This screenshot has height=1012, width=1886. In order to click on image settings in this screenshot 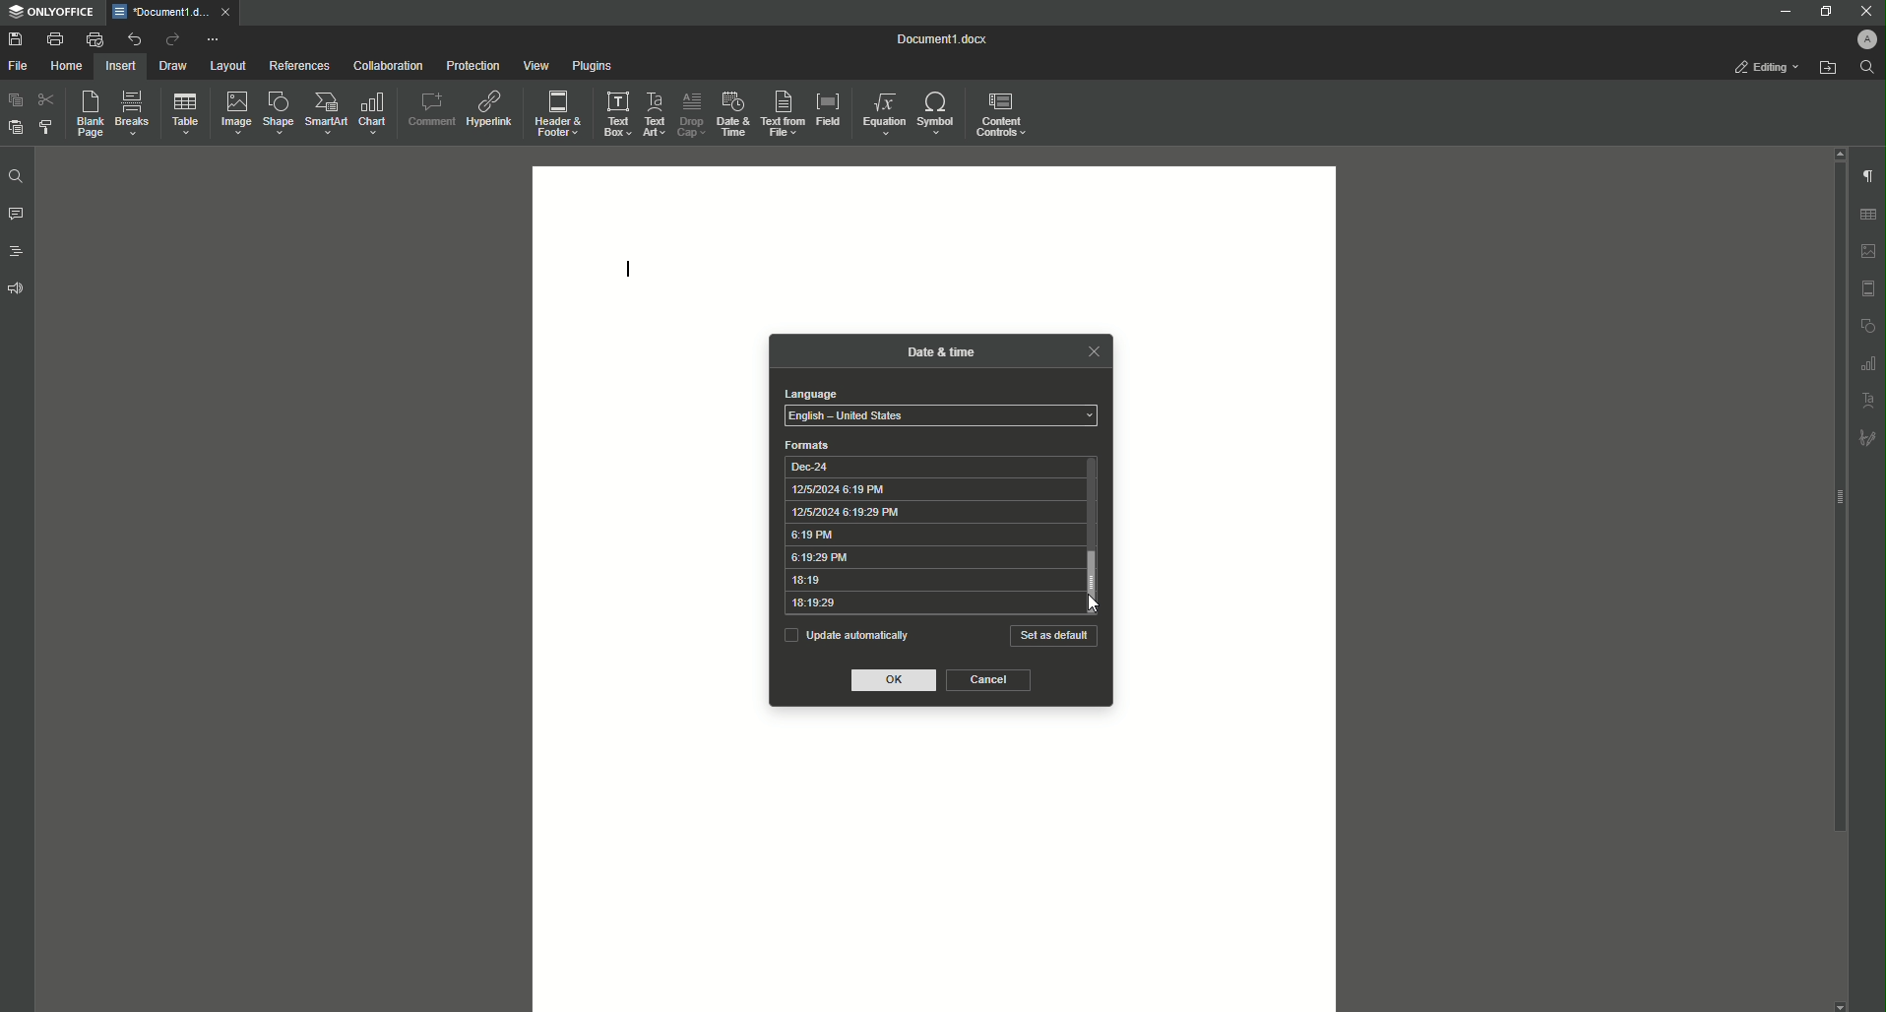, I will do `click(1869, 251)`.